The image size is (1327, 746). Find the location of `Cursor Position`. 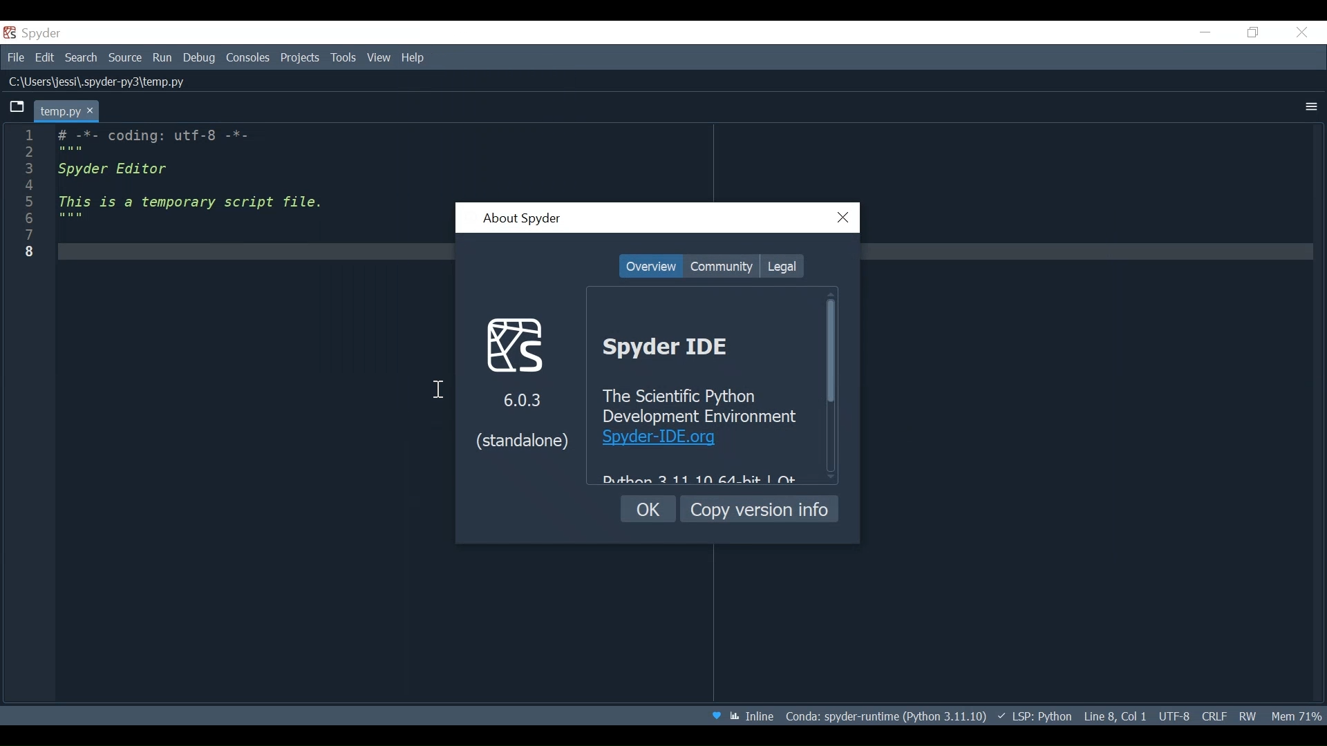

Cursor Position is located at coordinates (1115, 717).